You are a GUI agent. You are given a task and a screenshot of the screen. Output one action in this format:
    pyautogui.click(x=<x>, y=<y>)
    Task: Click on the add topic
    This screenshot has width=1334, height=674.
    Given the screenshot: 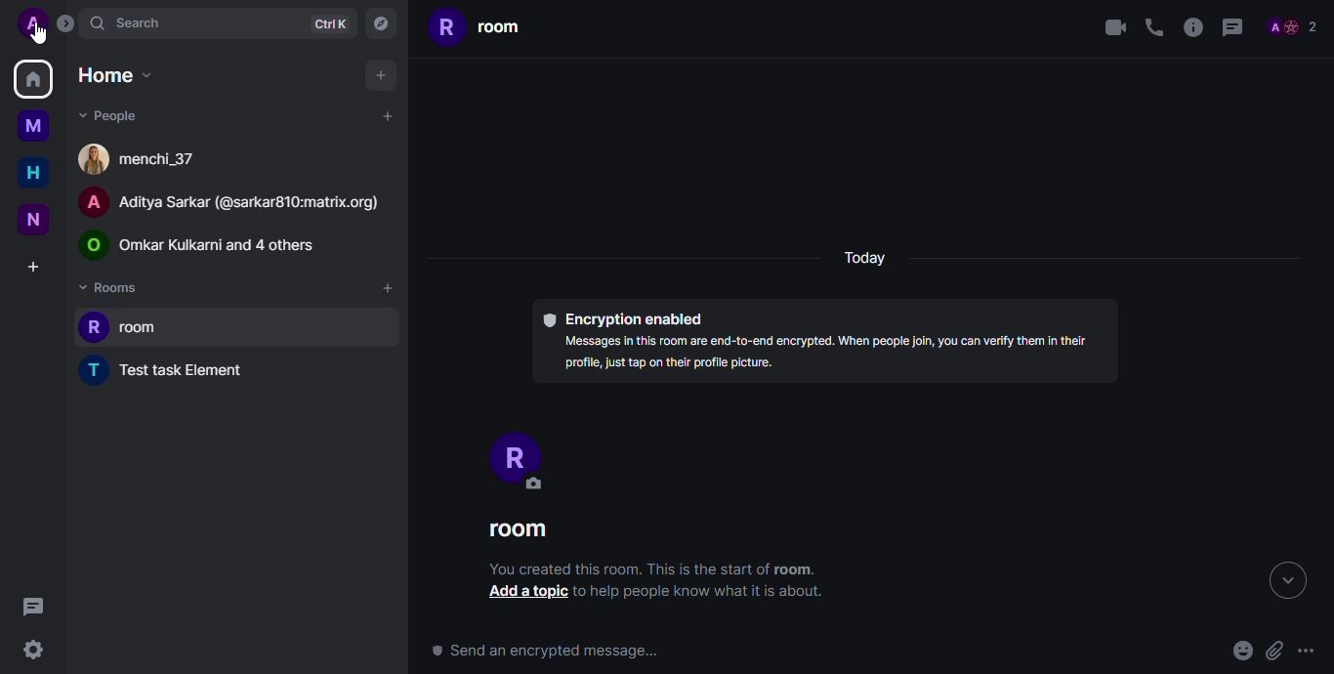 What is the action you would take?
    pyautogui.click(x=522, y=594)
    